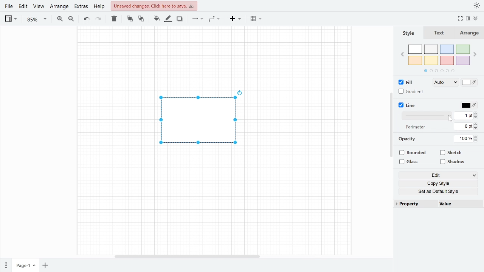 This screenshot has width=484, height=272. Describe the element at coordinates (439, 176) in the screenshot. I see `Edit` at that location.